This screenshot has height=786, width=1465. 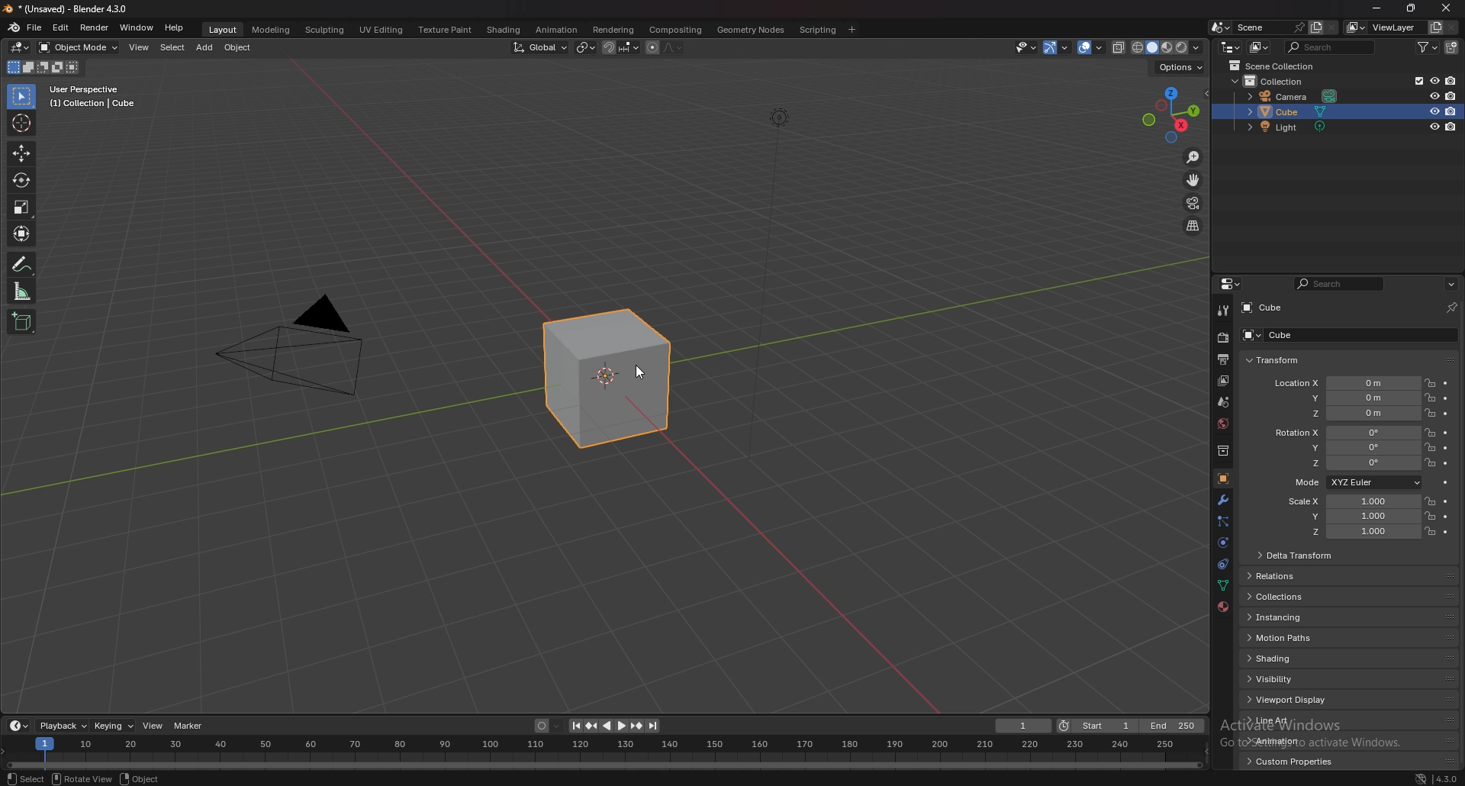 I want to click on scene collection, so click(x=1279, y=65).